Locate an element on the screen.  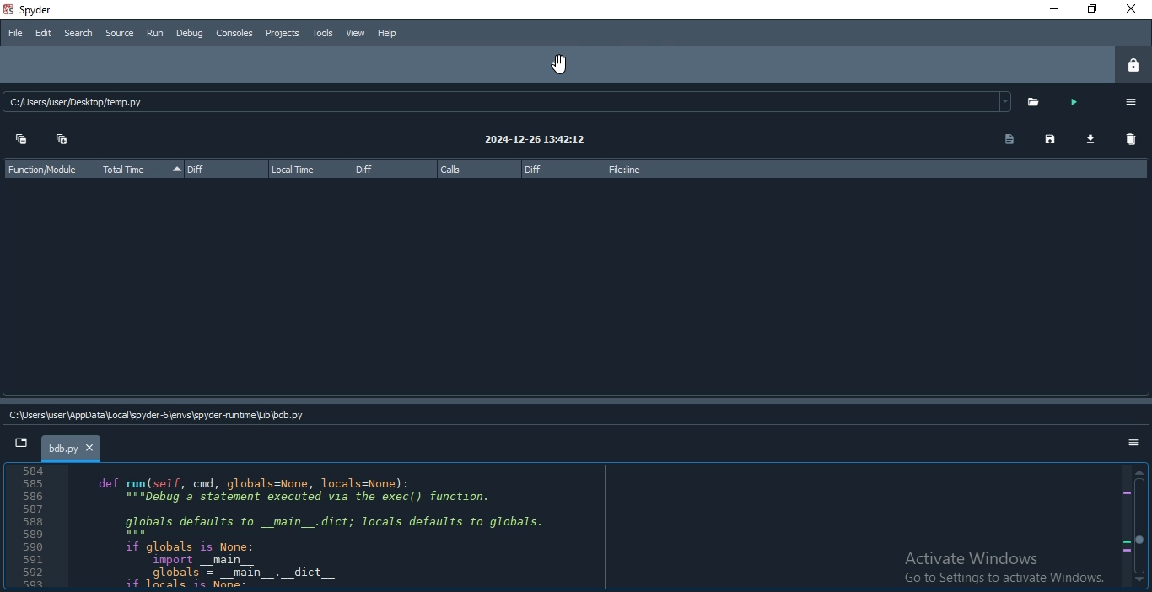
Close is located at coordinates (1134, 9).